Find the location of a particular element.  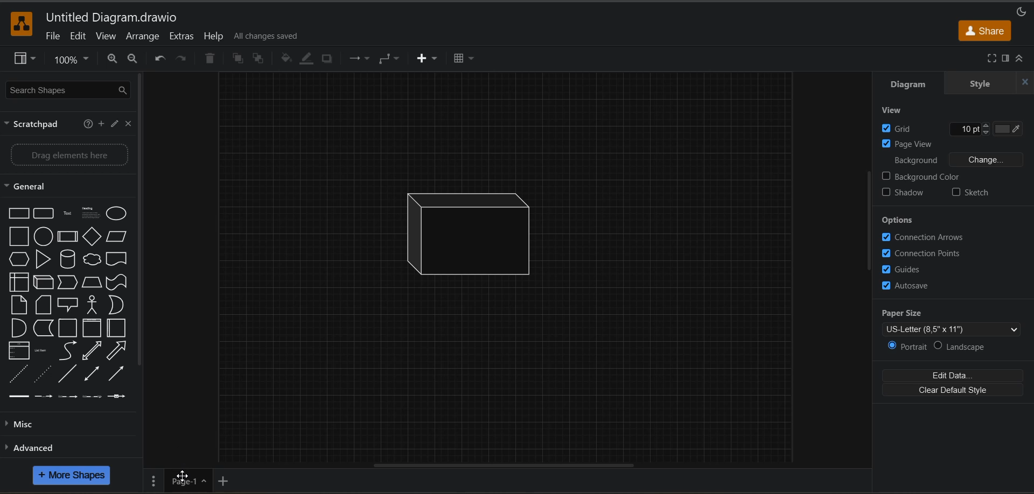

inserted shape is located at coordinates (473, 232).